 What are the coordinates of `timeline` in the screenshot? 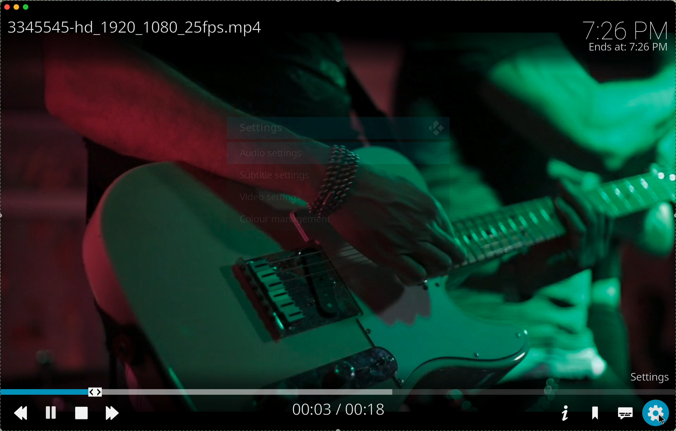 It's located at (338, 393).